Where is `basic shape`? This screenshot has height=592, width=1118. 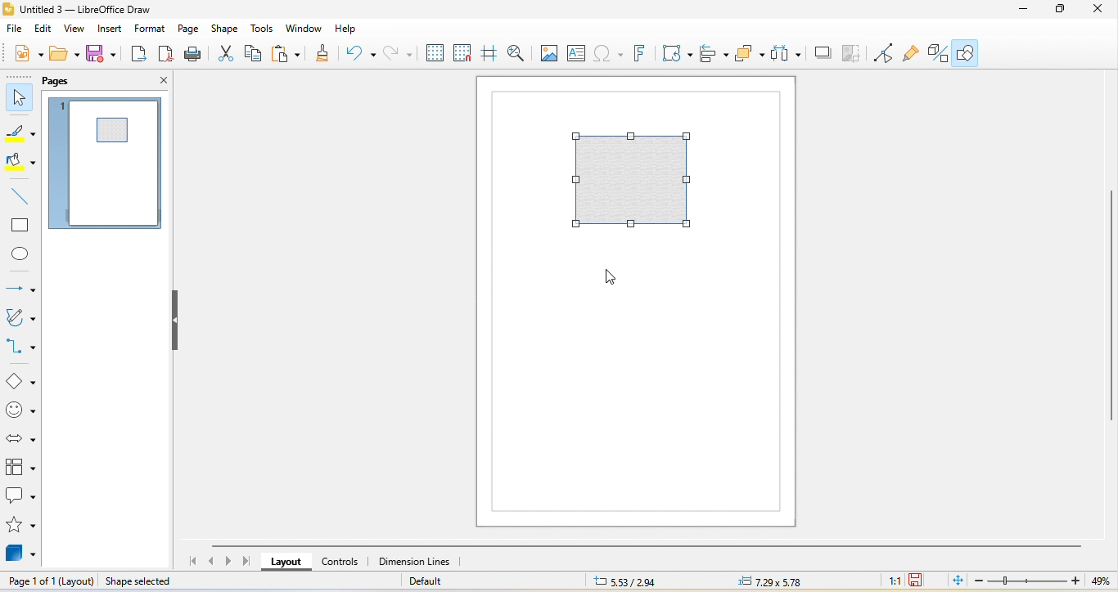 basic shape is located at coordinates (20, 379).